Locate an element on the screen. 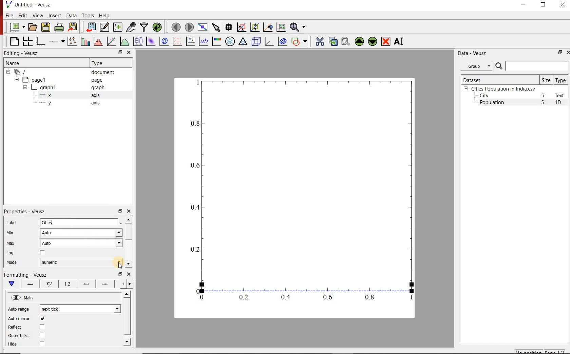 This screenshot has width=570, height=354. document is located at coordinates (62, 72).